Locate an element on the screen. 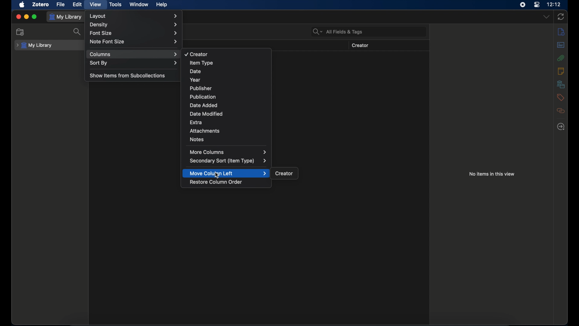  extra is located at coordinates (197, 122).